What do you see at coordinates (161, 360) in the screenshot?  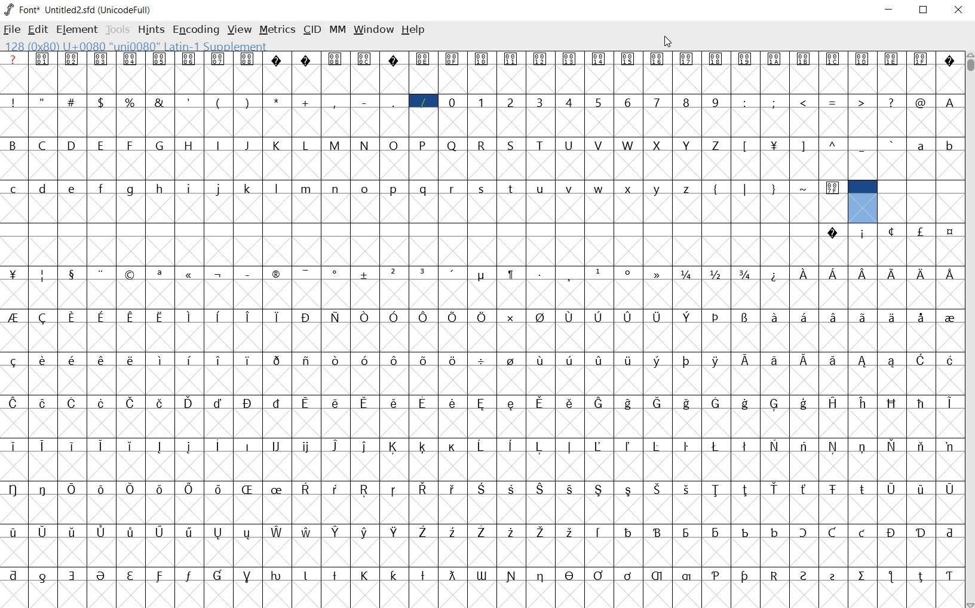 I see `Symbol` at bounding box center [161, 360].